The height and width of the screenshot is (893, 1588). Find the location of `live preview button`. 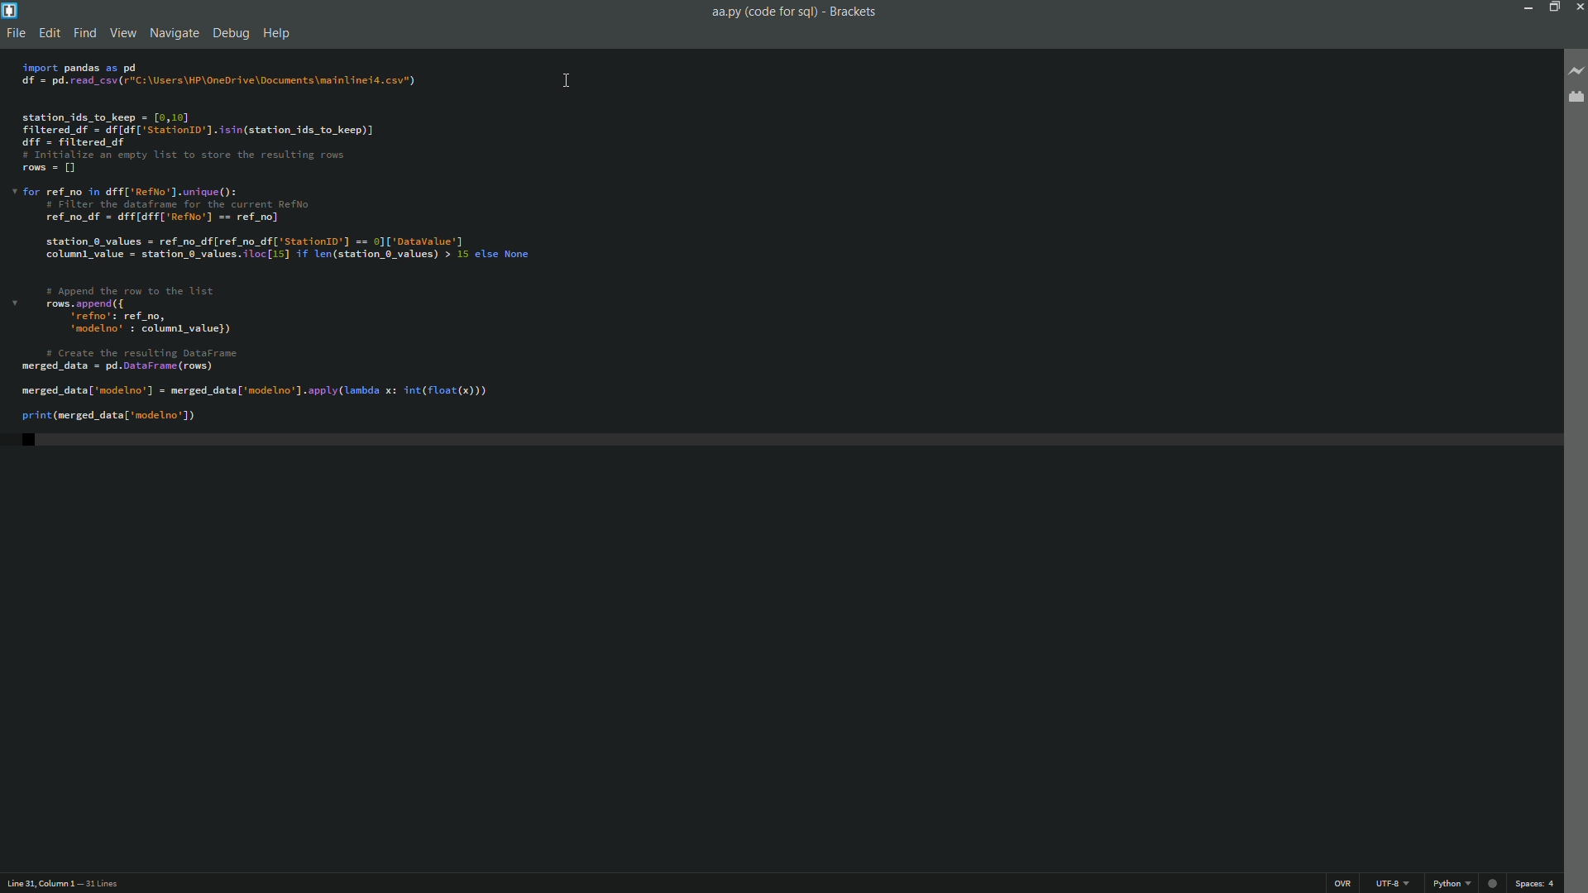

live preview button is located at coordinates (1576, 71).